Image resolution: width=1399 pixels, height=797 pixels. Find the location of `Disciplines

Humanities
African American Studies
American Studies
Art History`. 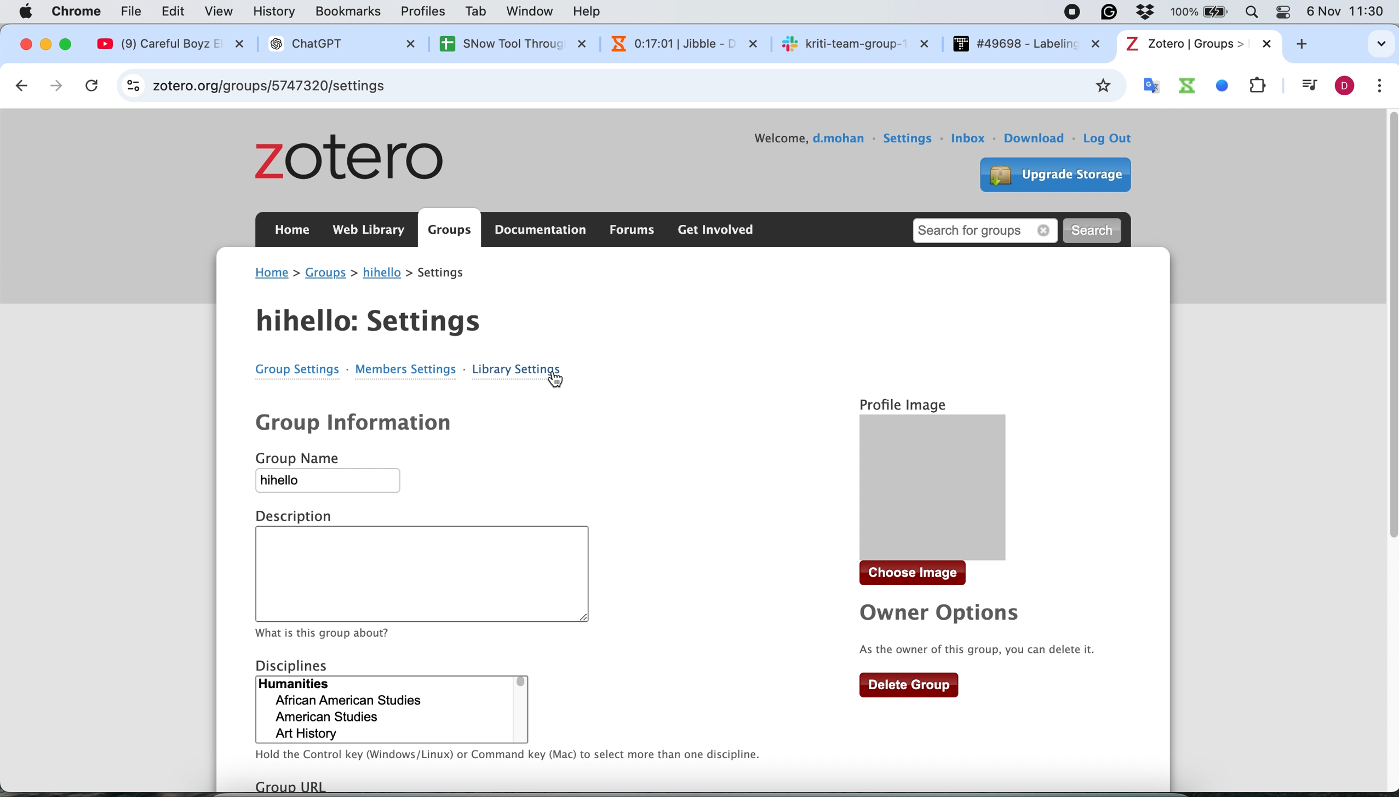

Disciplines

Humanities
African American Studies
American Studies
Art History is located at coordinates (395, 701).